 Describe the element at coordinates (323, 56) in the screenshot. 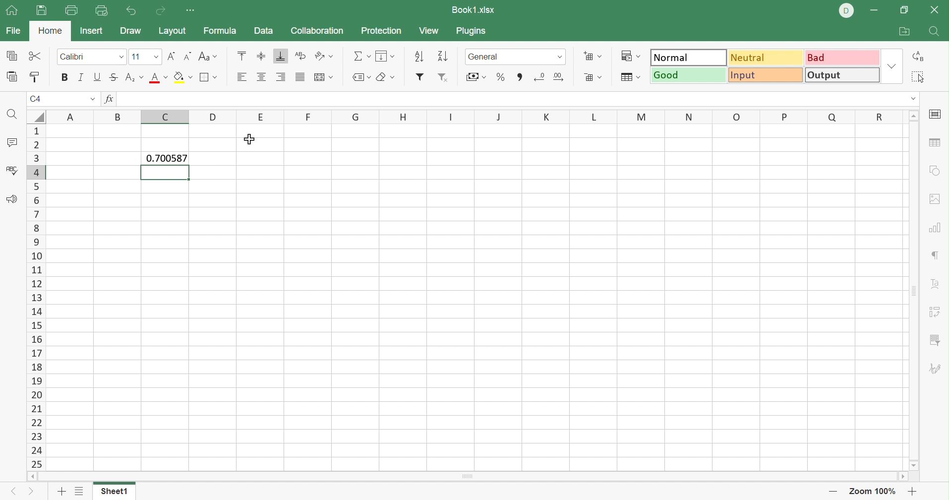

I see `Orientation` at that location.